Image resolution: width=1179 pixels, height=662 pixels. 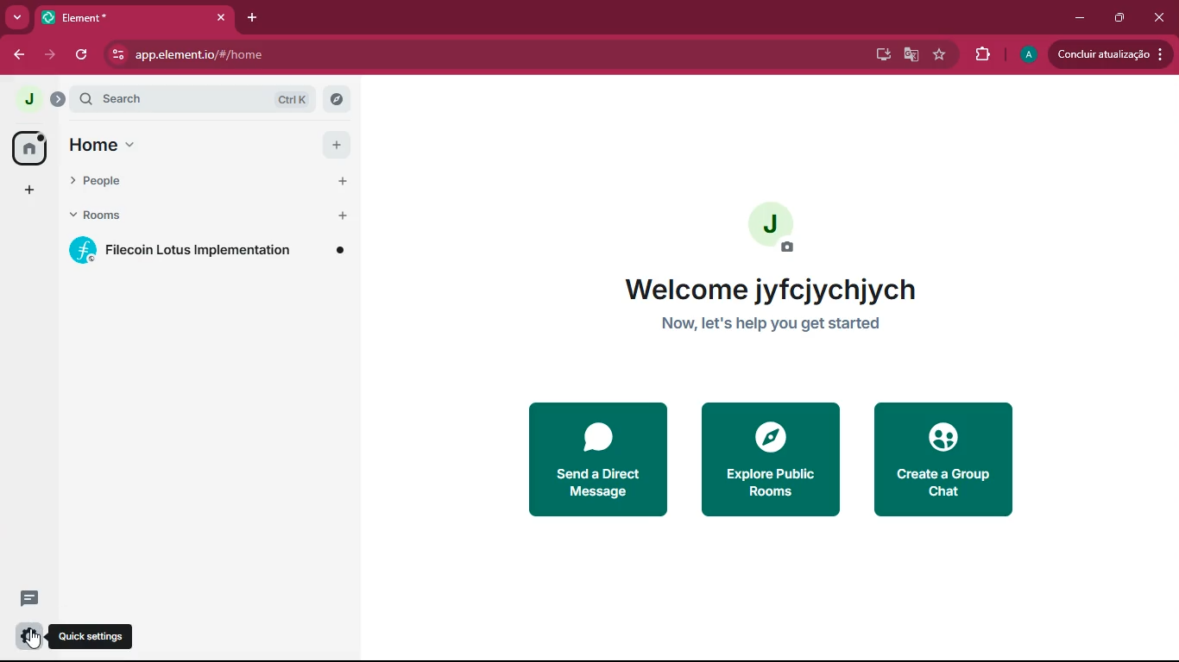 What do you see at coordinates (29, 597) in the screenshot?
I see `message` at bounding box center [29, 597].